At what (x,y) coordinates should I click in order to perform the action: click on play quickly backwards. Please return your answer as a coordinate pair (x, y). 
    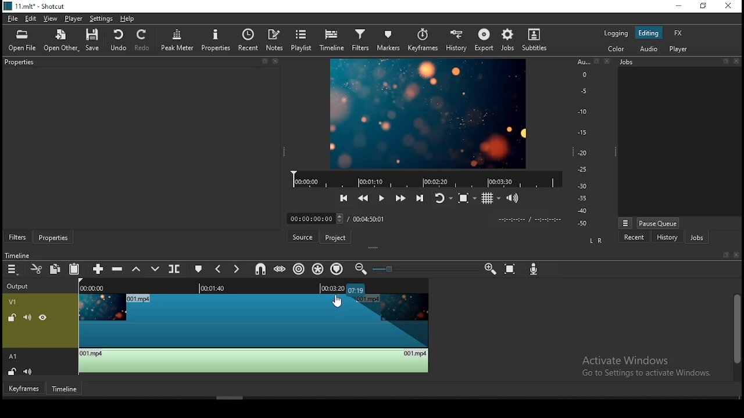
    Looking at the image, I should click on (362, 199).